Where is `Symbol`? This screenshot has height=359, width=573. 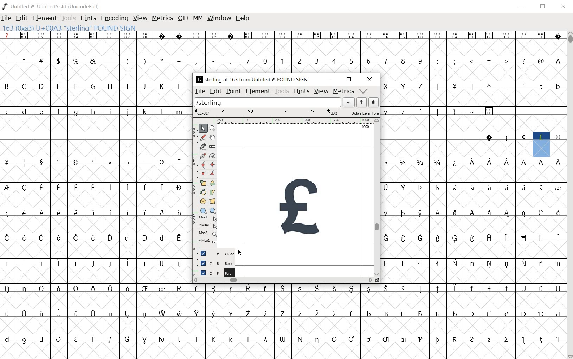
Symbol is located at coordinates (42, 188).